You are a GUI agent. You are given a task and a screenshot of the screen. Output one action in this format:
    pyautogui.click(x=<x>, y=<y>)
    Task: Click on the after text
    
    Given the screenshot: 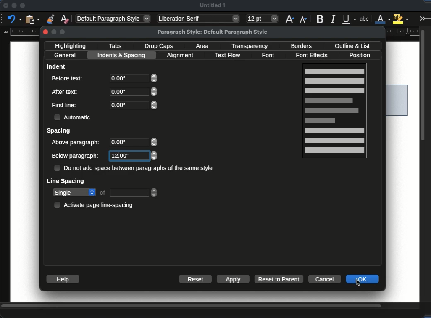 What is the action you would take?
    pyautogui.click(x=66, y=91)
    